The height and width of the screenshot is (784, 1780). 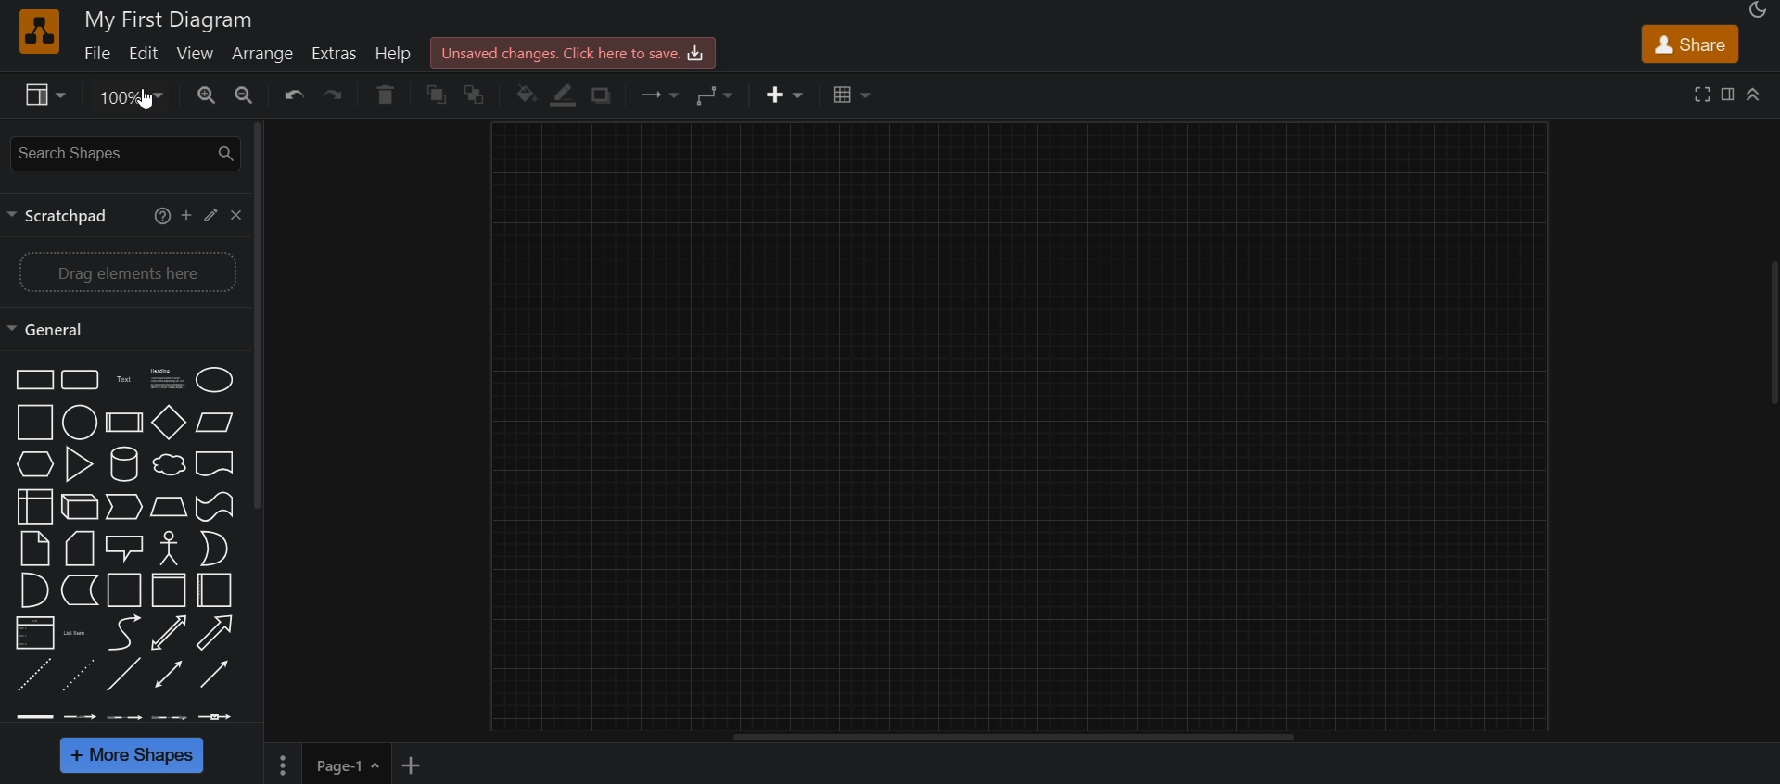 What do you see at coordinates (197, 56) in the screenshot?
I see `view` at bounding box center [197, 56].